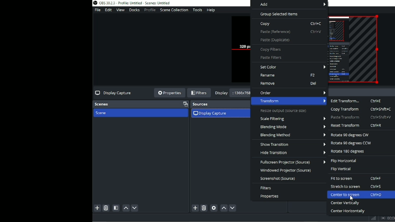  I want to click on Stretch to screen, so click(357, 187).